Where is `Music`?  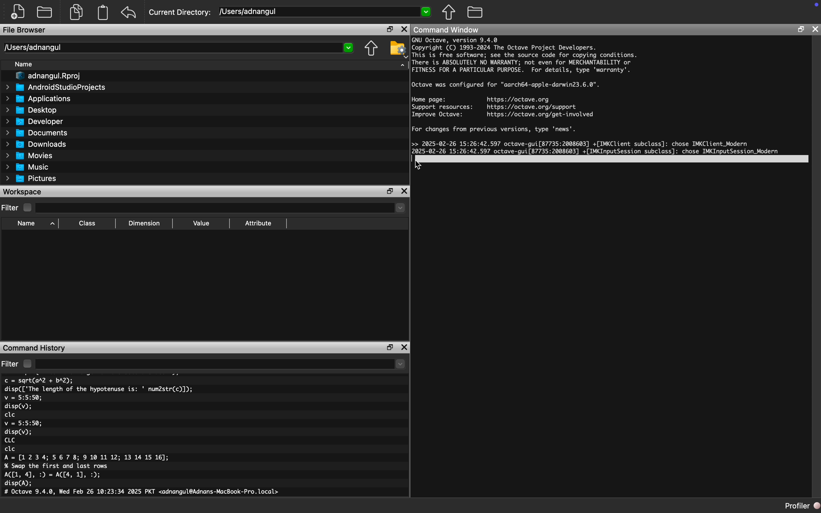 Music is located at coordinates (27, 167).